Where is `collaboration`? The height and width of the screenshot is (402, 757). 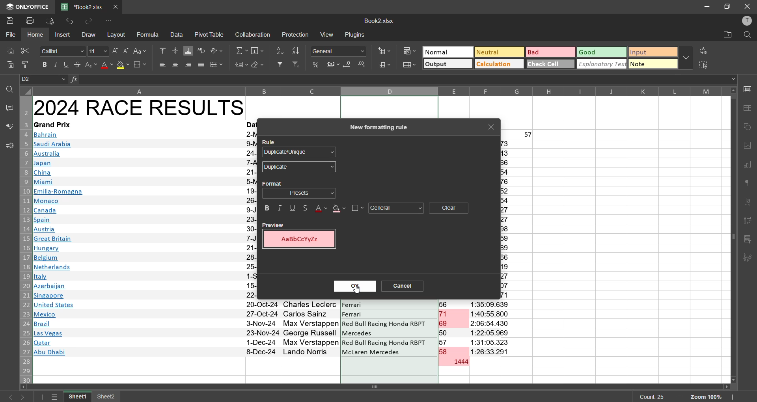 collaboration is located at coordinates (252, 35).